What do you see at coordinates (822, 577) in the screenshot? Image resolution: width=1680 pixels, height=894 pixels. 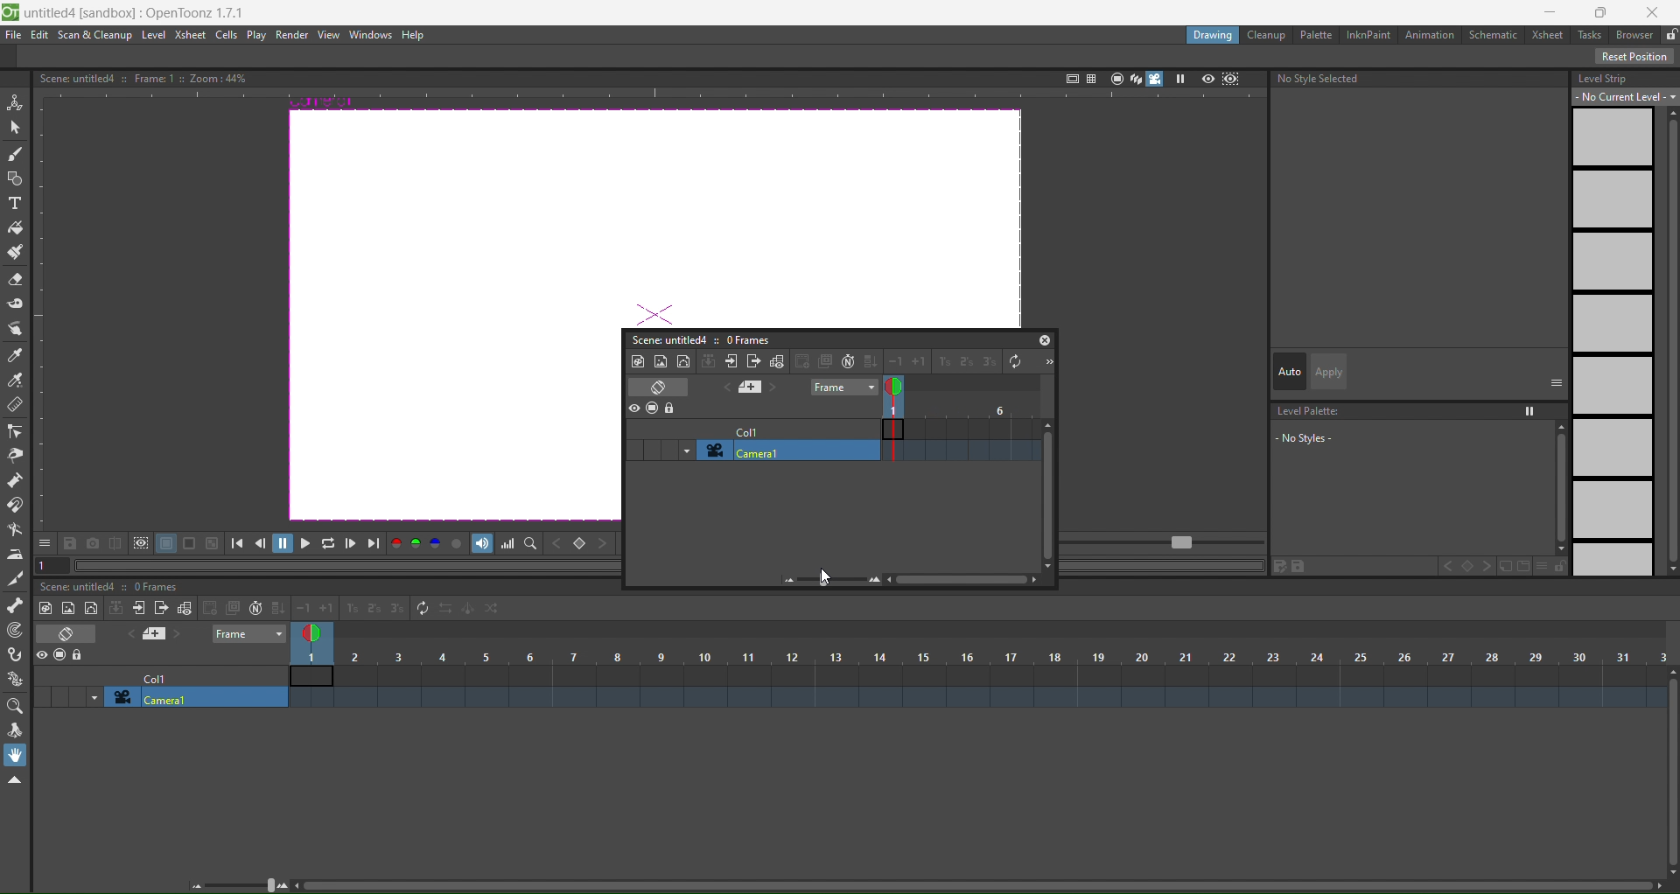 I see `cursor` at bounding box center [822, 577].